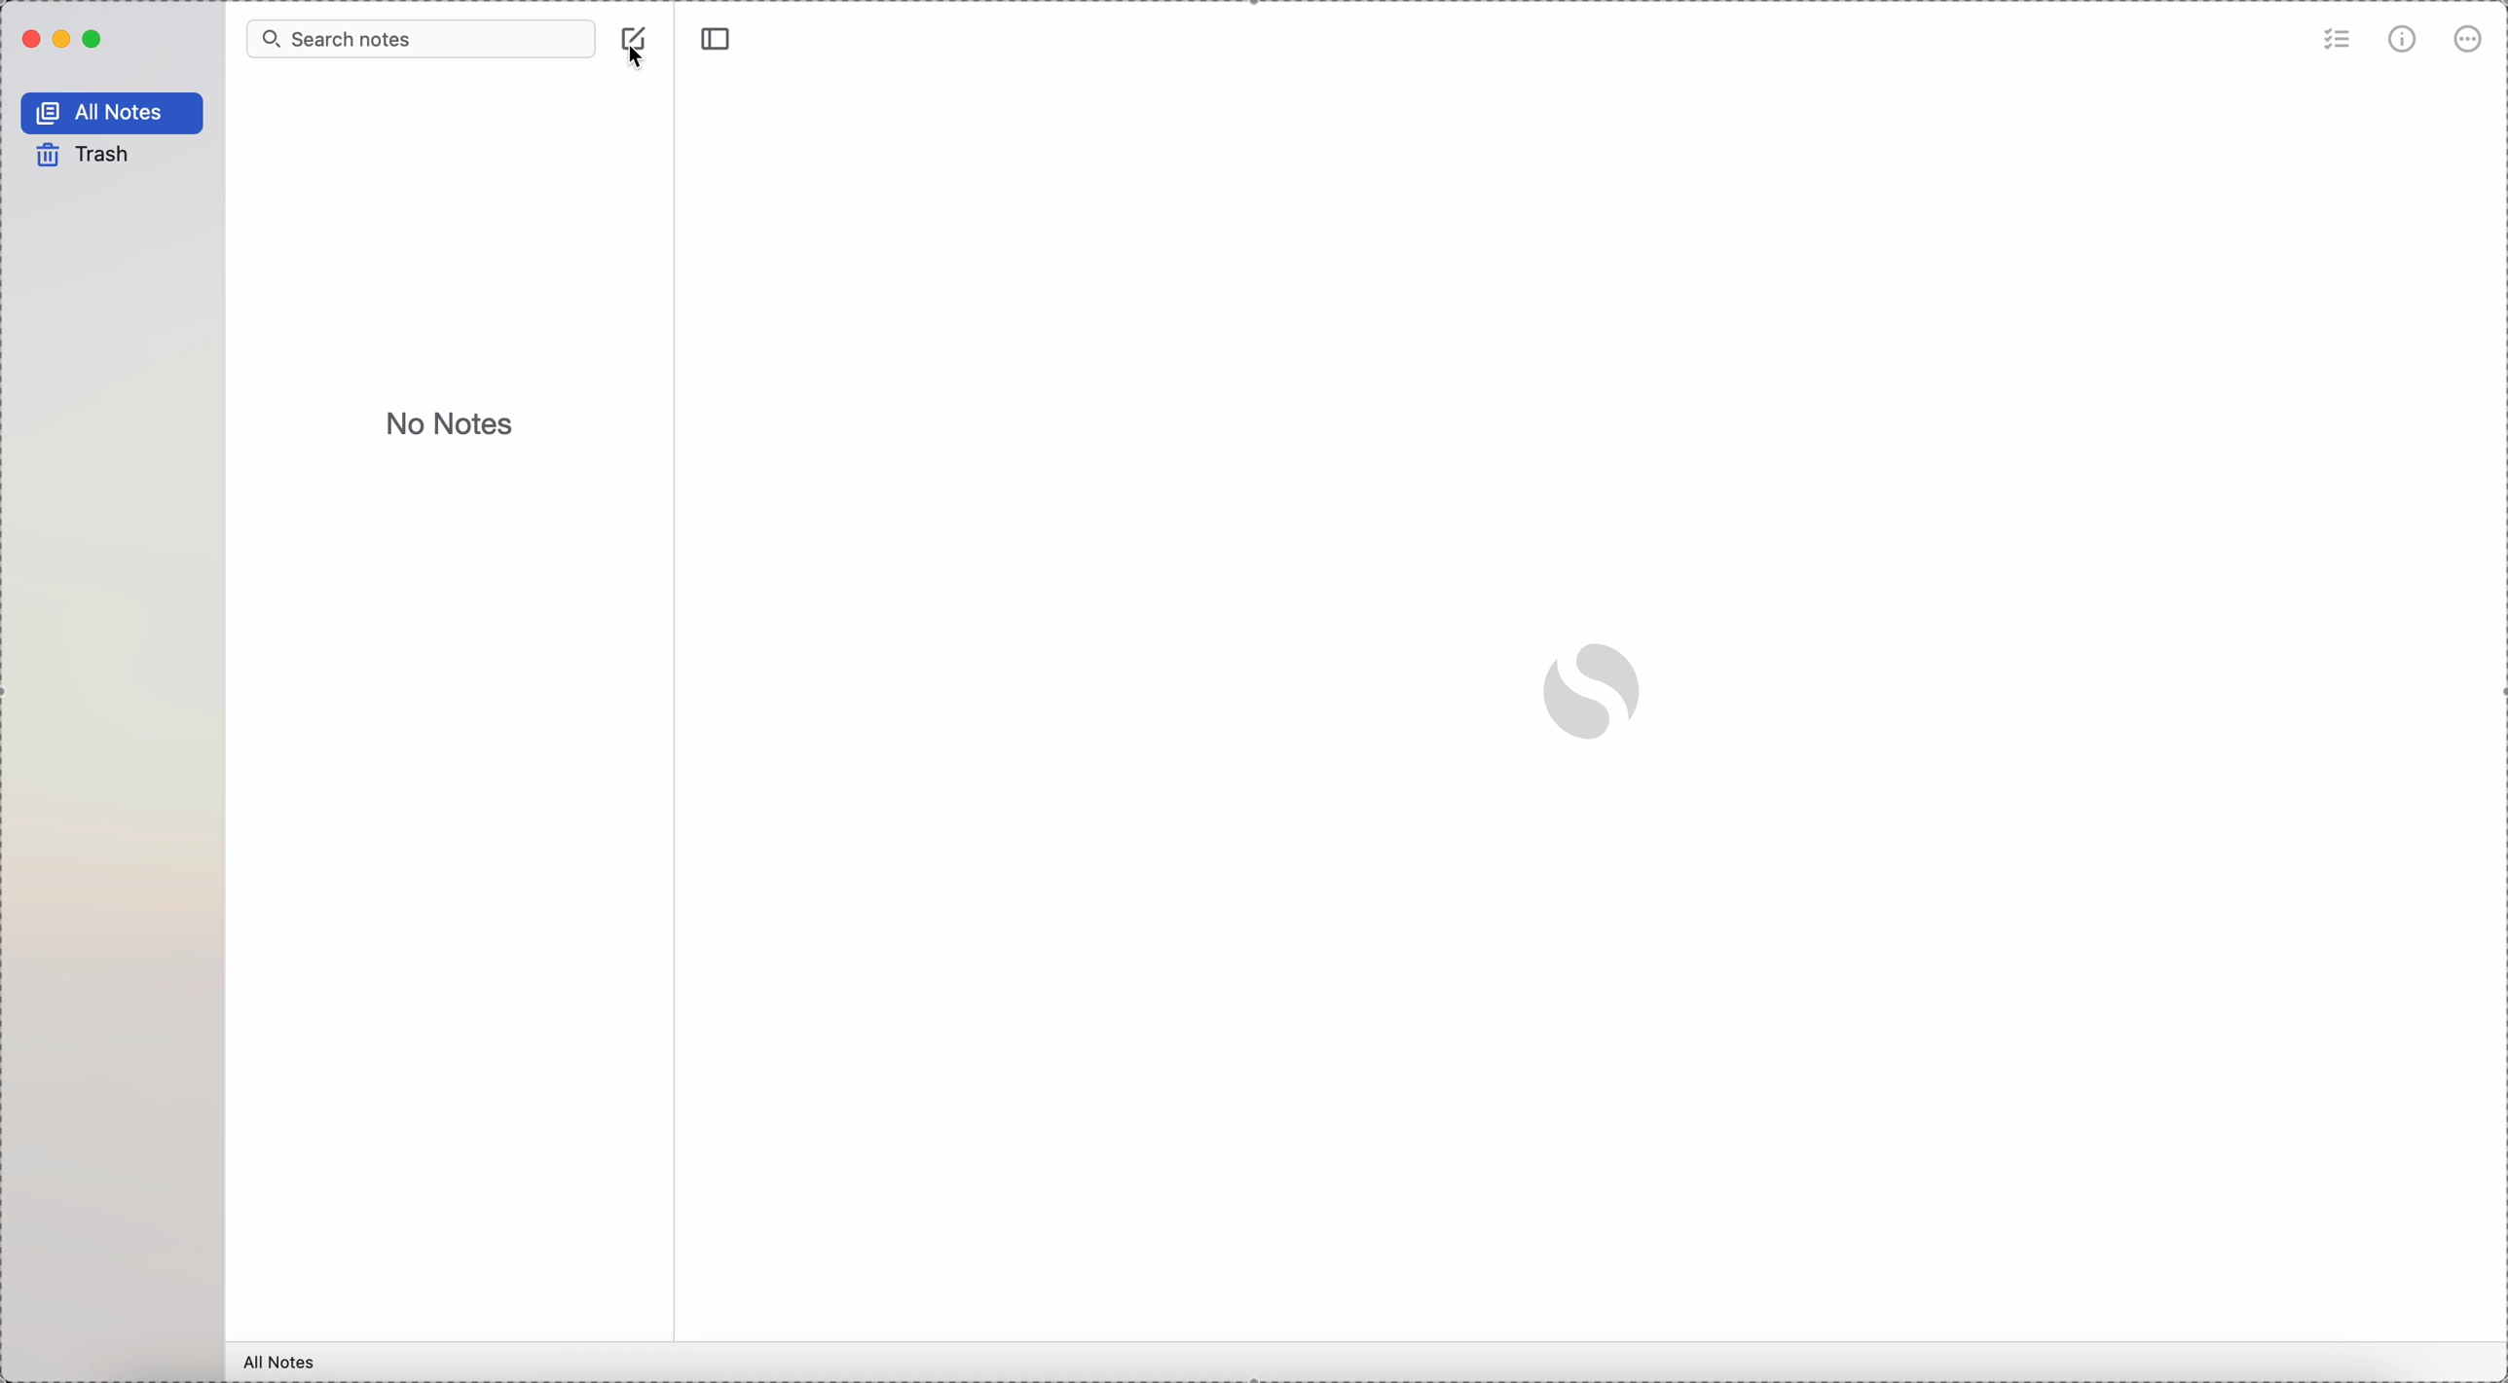  I want to click on more options, so click(2471, 39).